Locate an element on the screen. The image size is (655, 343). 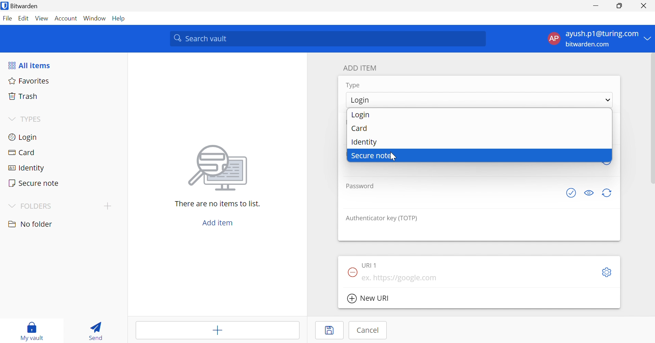
Help is located at coordinates (120, 18).